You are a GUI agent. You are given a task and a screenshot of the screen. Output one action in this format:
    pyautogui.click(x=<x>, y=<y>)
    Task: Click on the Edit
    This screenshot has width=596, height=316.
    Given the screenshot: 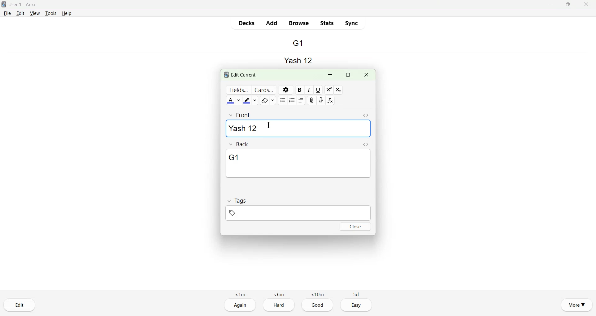 What is the action you would take?
    pyautogui.click(x=20, y=305)
    